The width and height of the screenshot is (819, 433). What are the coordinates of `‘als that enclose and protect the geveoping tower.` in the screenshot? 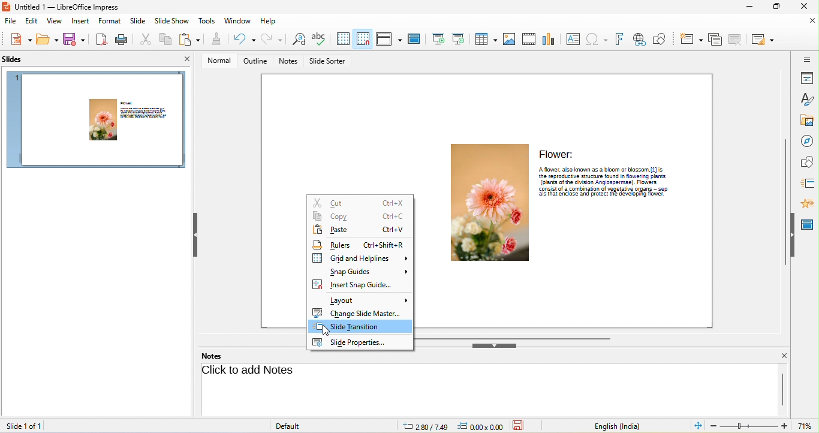 It's located at (601, 196).